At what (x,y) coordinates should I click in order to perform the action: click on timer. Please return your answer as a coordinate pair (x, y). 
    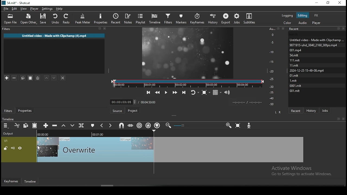
    Looking at the image, I should click on (246, 102).